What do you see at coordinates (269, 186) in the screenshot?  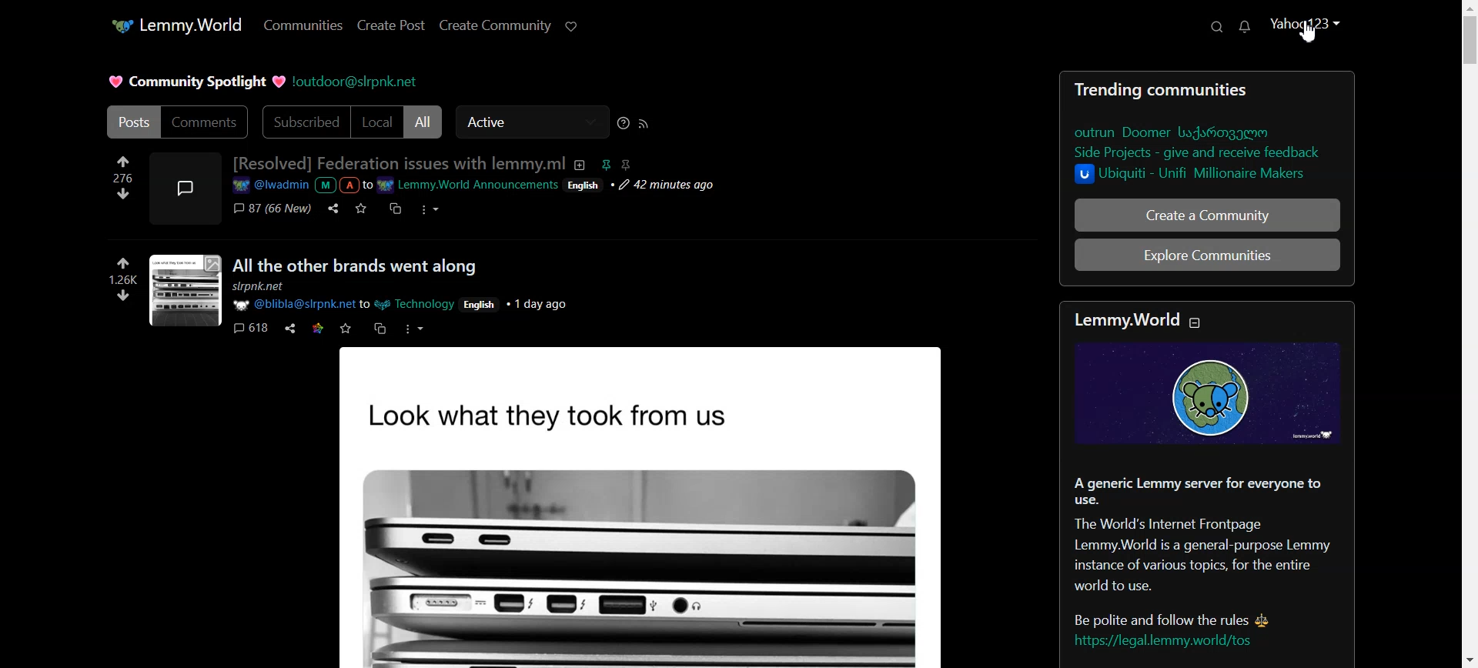 I see `@lwadmin` at bounding box center [269, 186].